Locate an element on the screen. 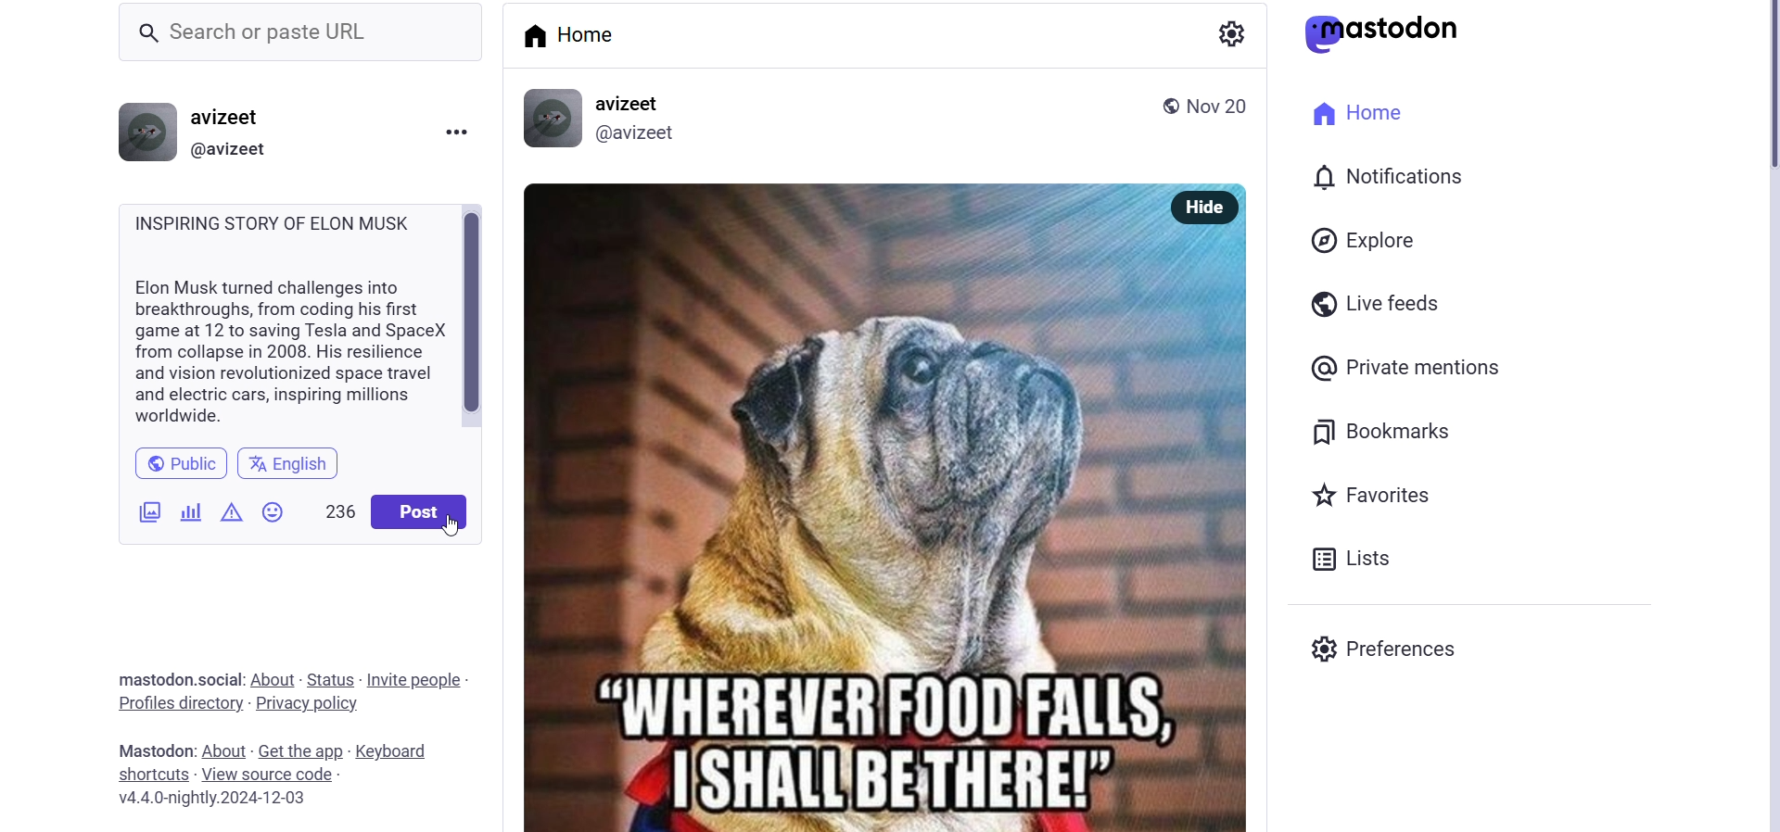  date posted is located at coordinates (1224, 110).